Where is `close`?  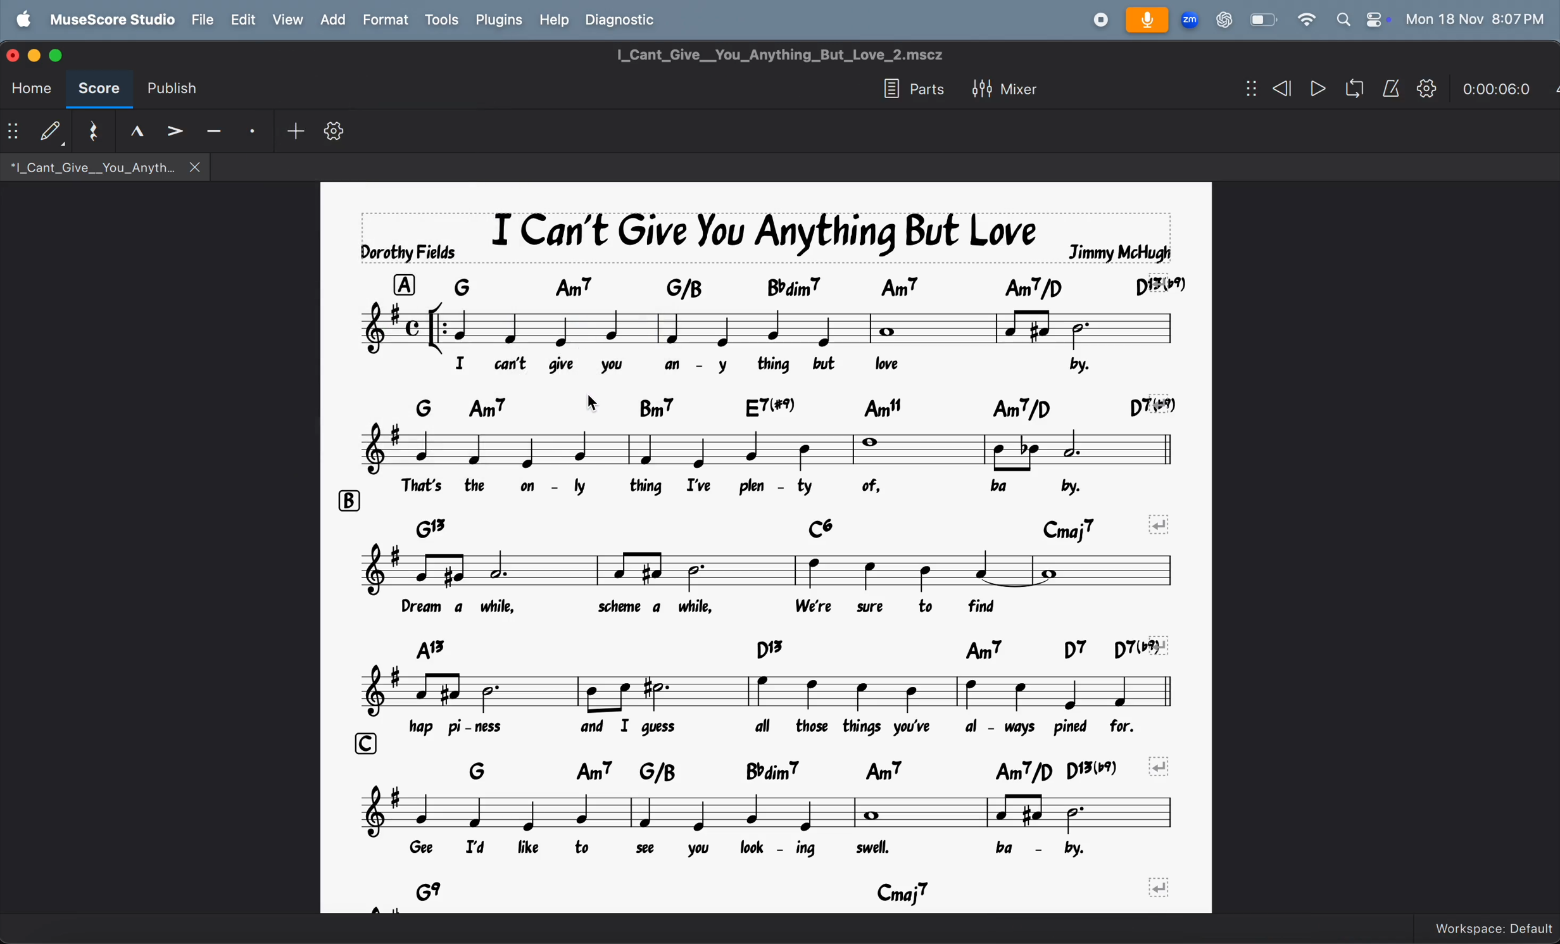 close is located at coordinates (14, 55).